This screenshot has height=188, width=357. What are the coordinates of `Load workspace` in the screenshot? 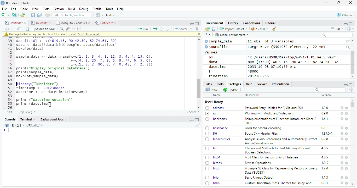 It's located at (208, 29).